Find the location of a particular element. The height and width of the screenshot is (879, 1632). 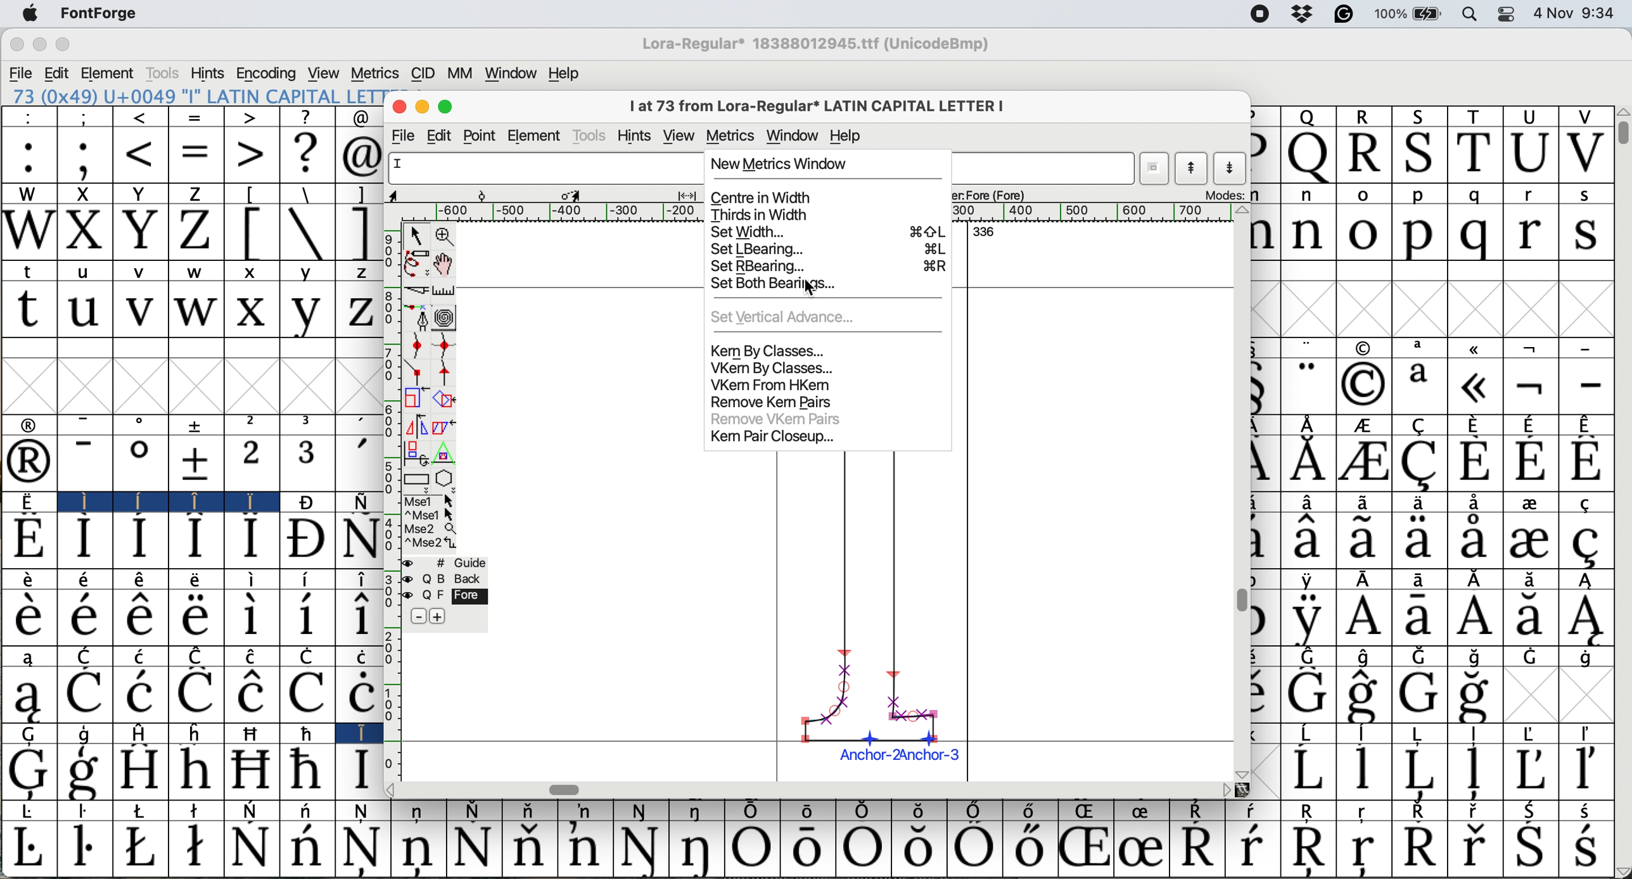

n is located at coordinates (1310, 196).